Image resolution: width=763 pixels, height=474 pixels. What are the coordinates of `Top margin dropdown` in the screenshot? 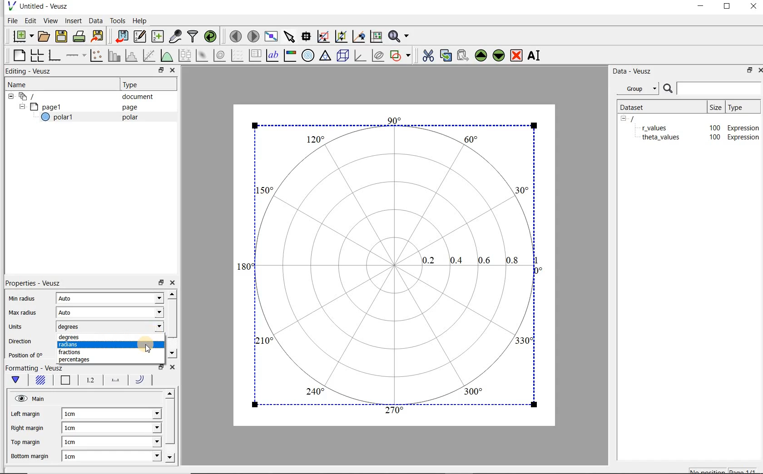 It's located at (147, 442).